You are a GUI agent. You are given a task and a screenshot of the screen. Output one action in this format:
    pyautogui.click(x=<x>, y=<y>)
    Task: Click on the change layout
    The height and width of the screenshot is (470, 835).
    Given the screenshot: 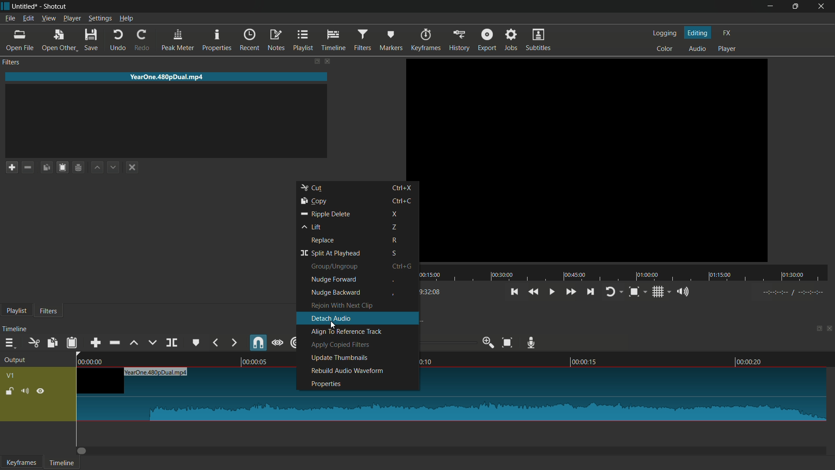 What is the action you would take?
    pyautogui.click(x=317, y=61)
    